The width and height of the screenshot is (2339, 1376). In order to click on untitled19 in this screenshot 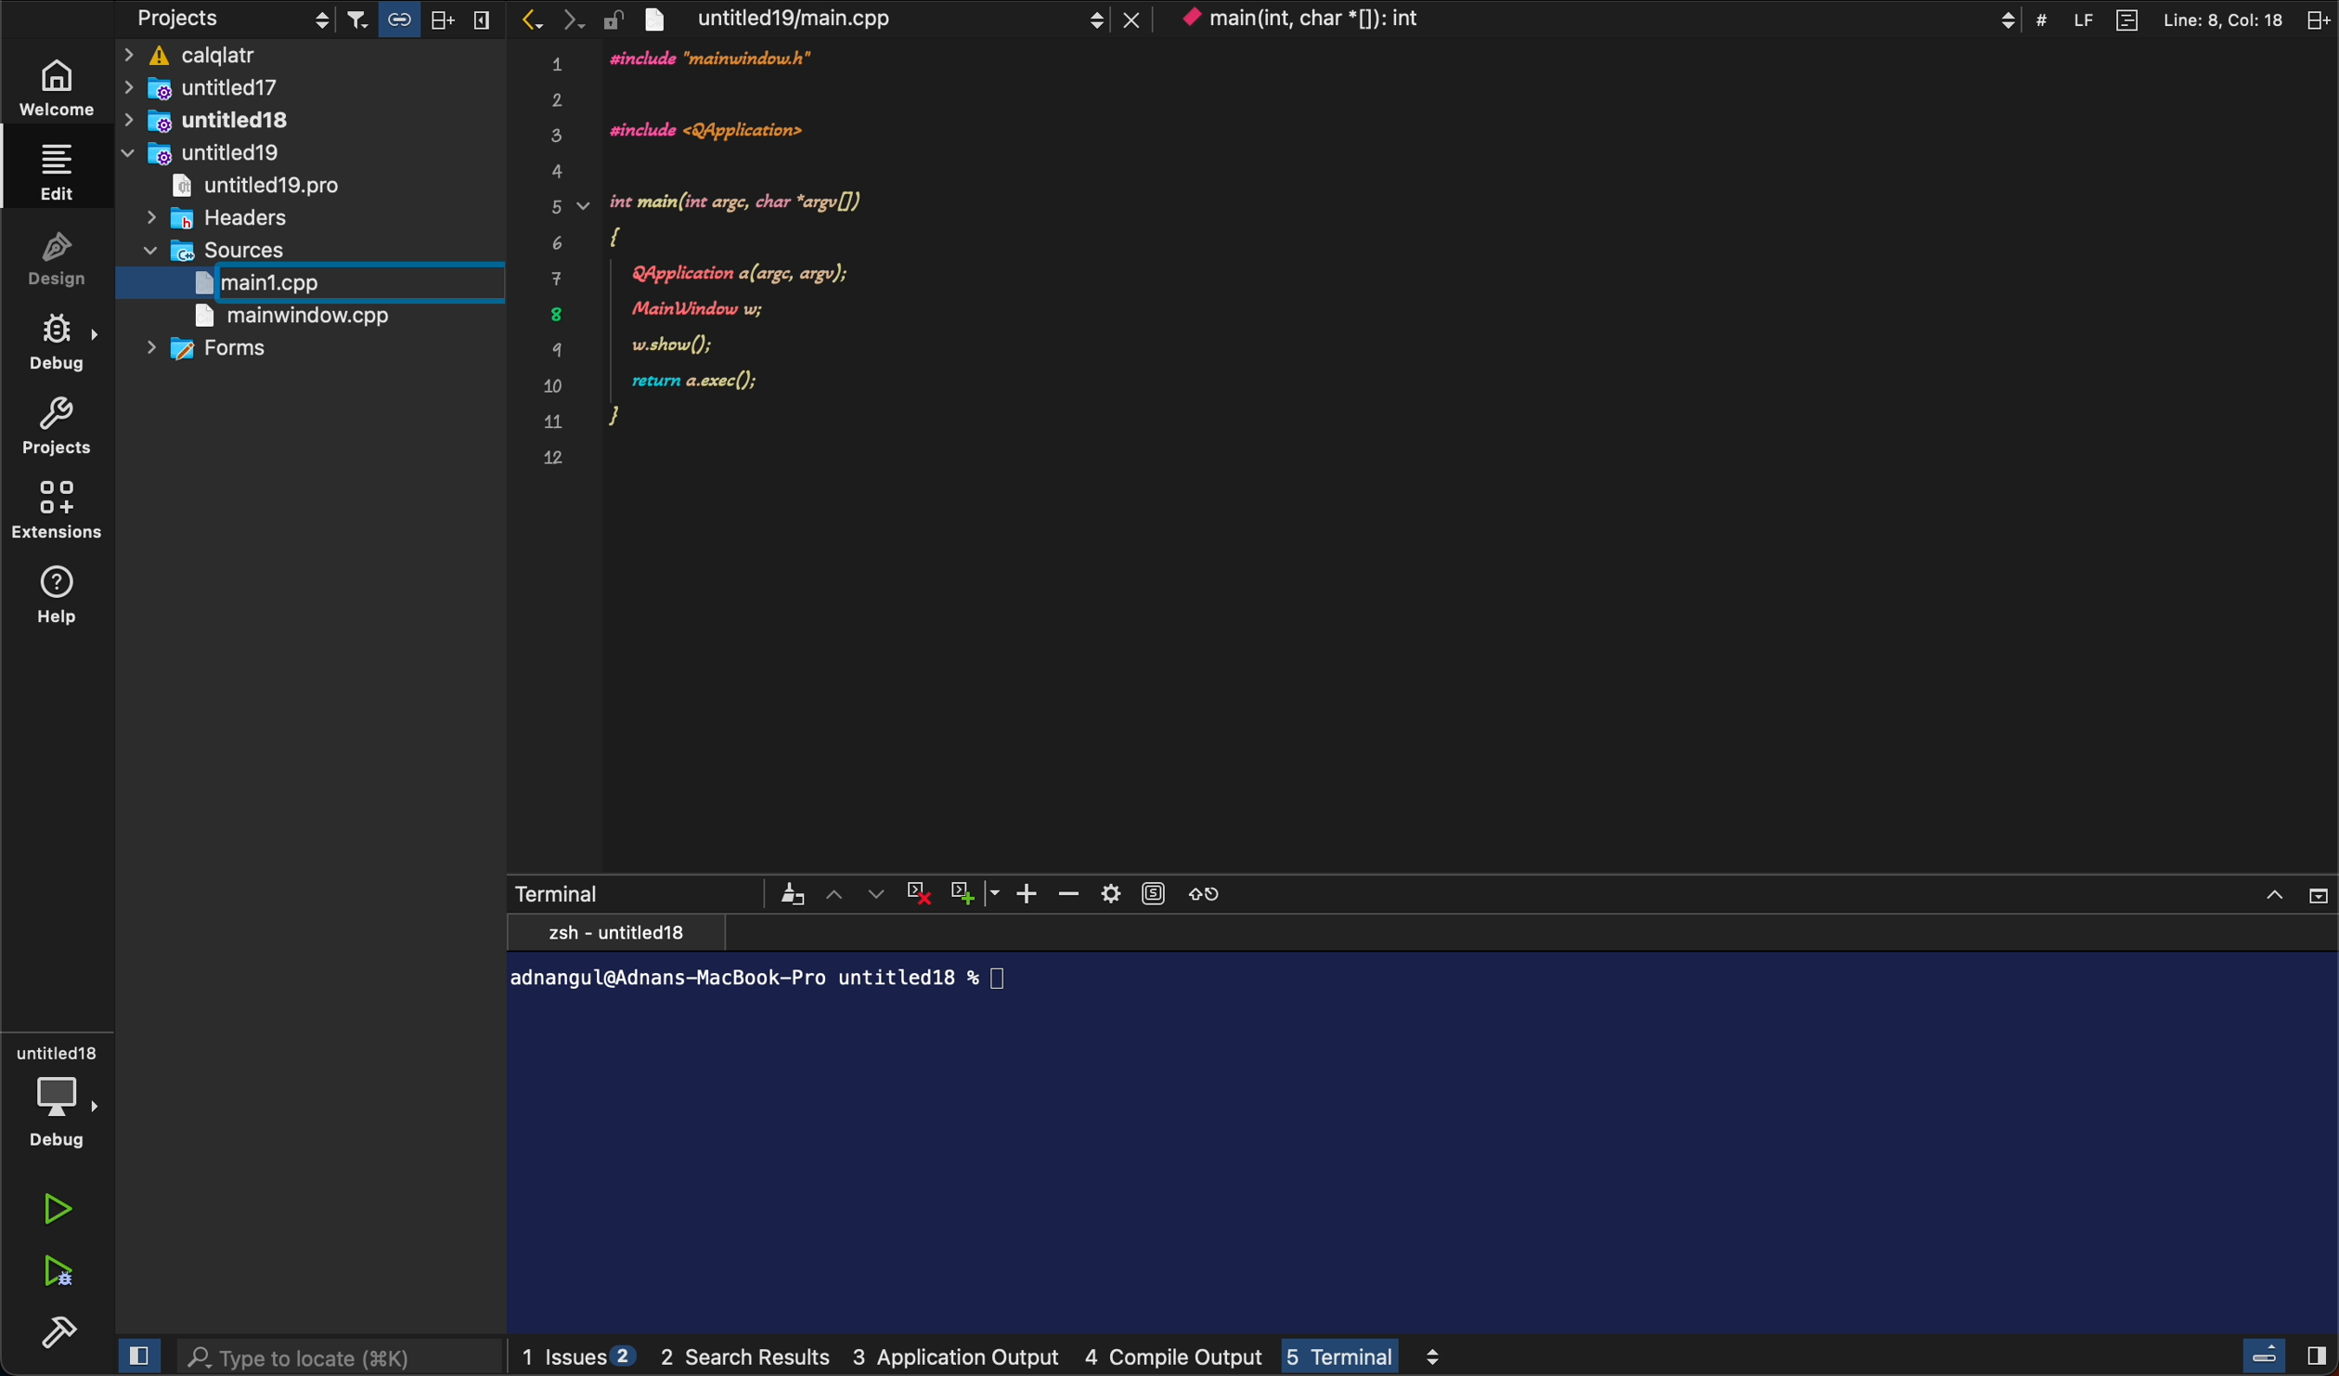, I will do `click(200, 152)`.